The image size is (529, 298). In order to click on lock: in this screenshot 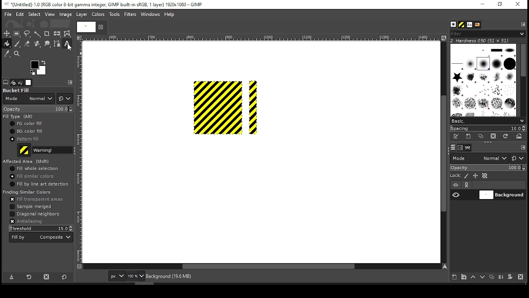, I will do `click(456, 176)`.